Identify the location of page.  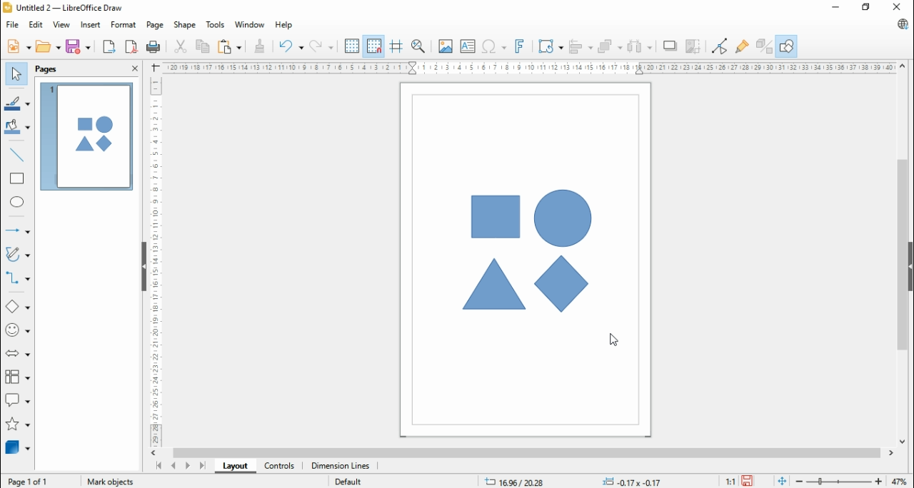
(154, 26).